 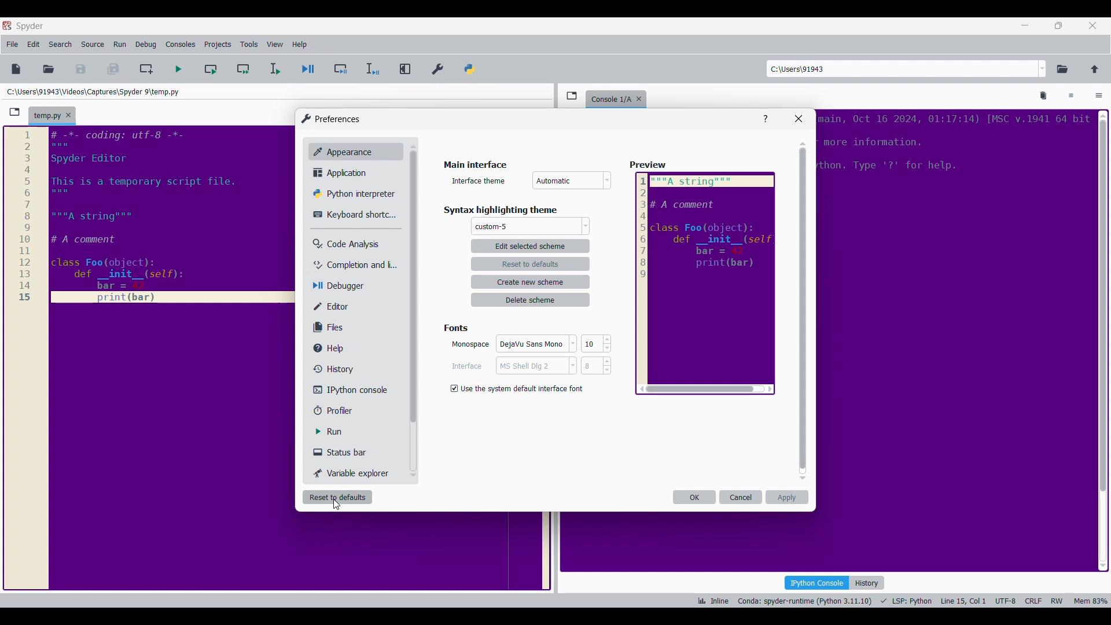 I want to click on Indicates interface theme options, so click(x=478, y=181).